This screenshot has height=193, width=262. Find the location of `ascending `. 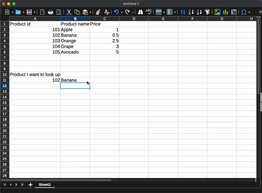

ascending  is located at coordinates (191, 12).